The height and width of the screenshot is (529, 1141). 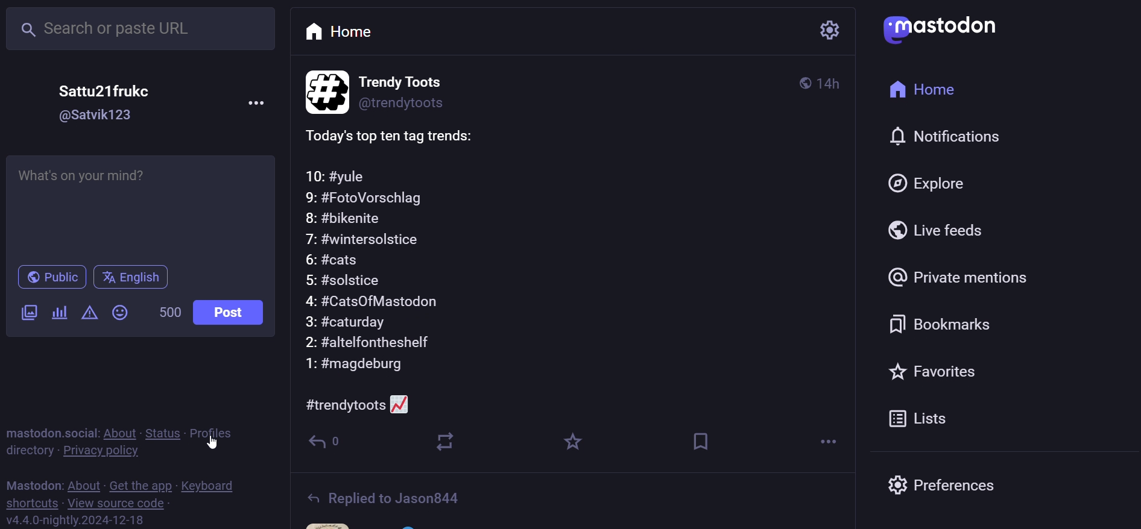 What do you see at coordinates (107, 90) in the screenshot?
I see `Sattu21frukc` at bounding box center [107, 90].